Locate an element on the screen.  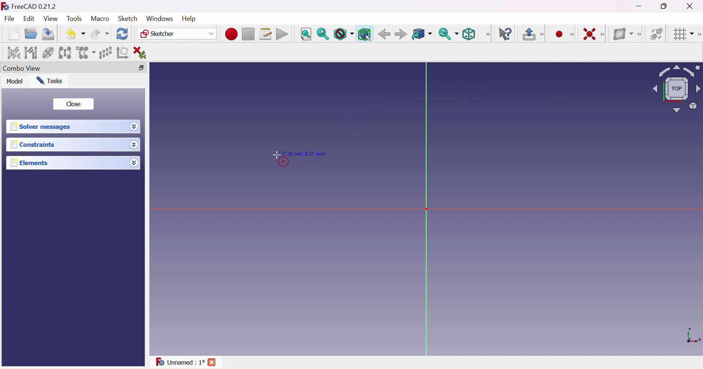
Rectangular array is located at coordinates (105, 52).